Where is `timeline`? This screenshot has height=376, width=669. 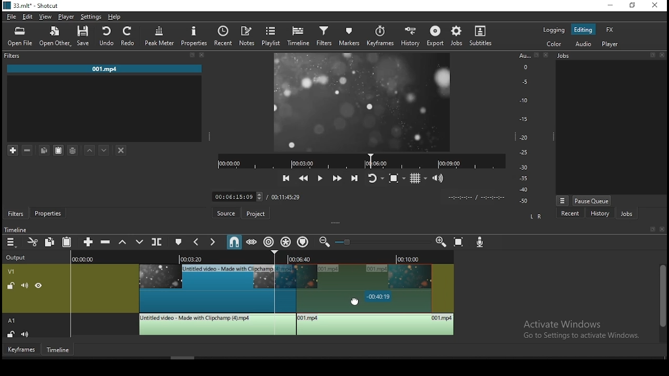
timeline is located at coordinates (17, 228).